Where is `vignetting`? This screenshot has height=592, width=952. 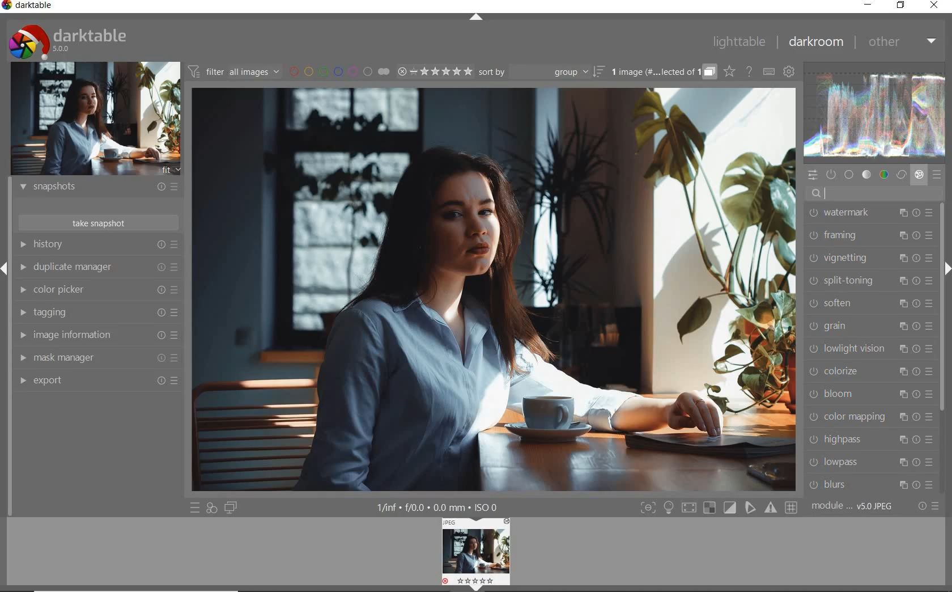
vignetting is located at coordinates (870, 259).